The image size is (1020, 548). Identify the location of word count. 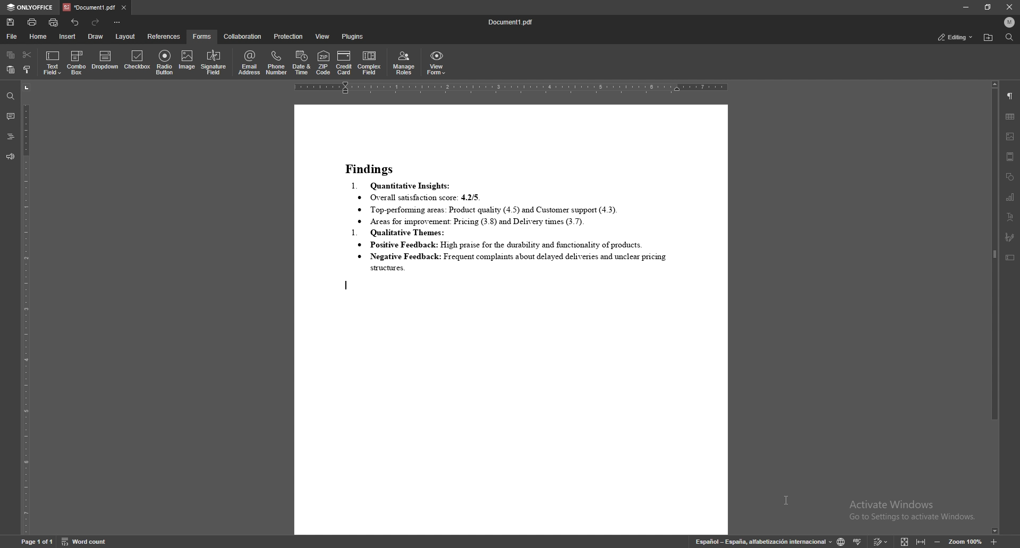
(85, 542).